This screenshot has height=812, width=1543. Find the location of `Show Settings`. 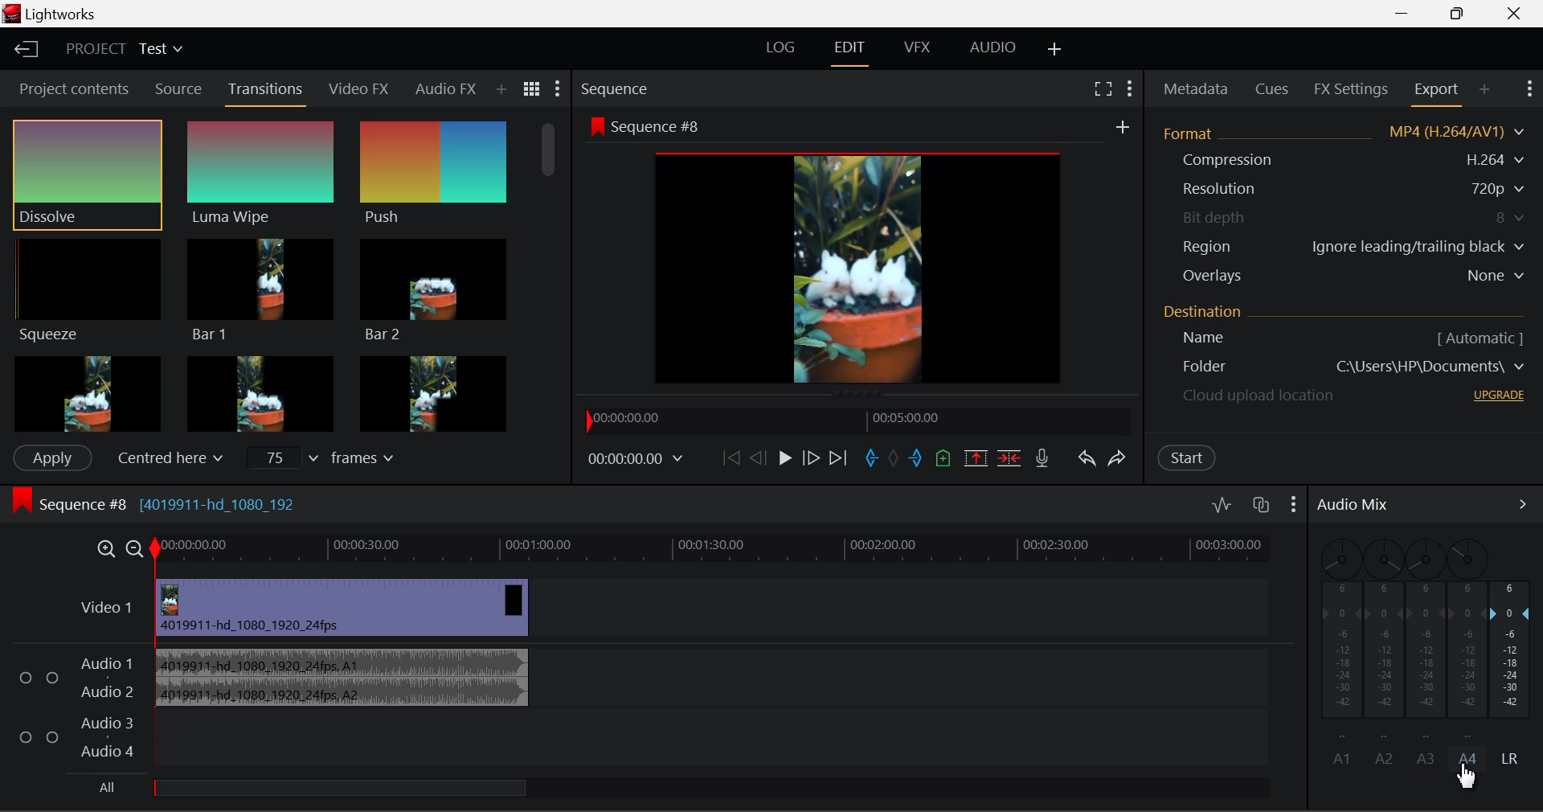

Show Settings is located at coordinates (1292, 509).